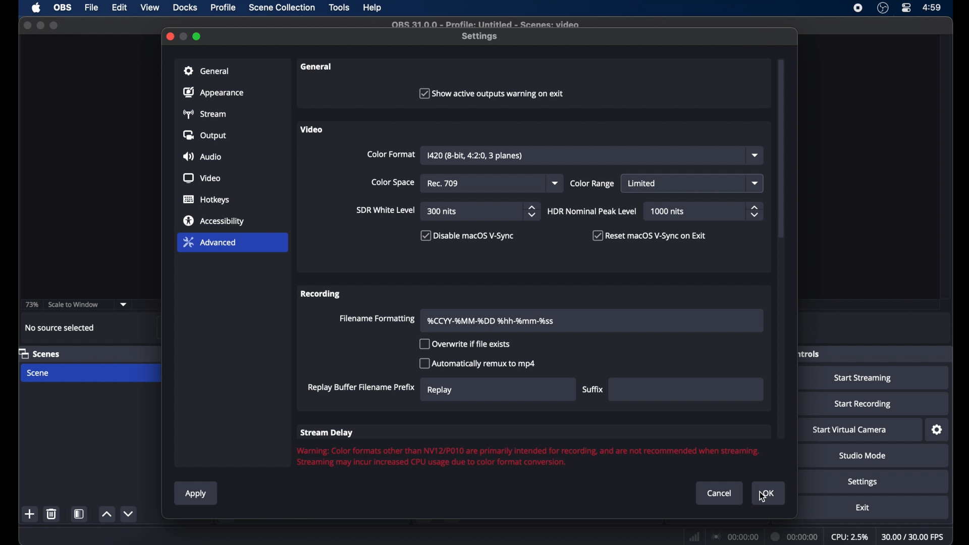 The width and height of the screenshot is (969, 545). What do you see at coordinates (719, 493) in the screenshot?
I see `Cancel` at bounding box center [719, 493].